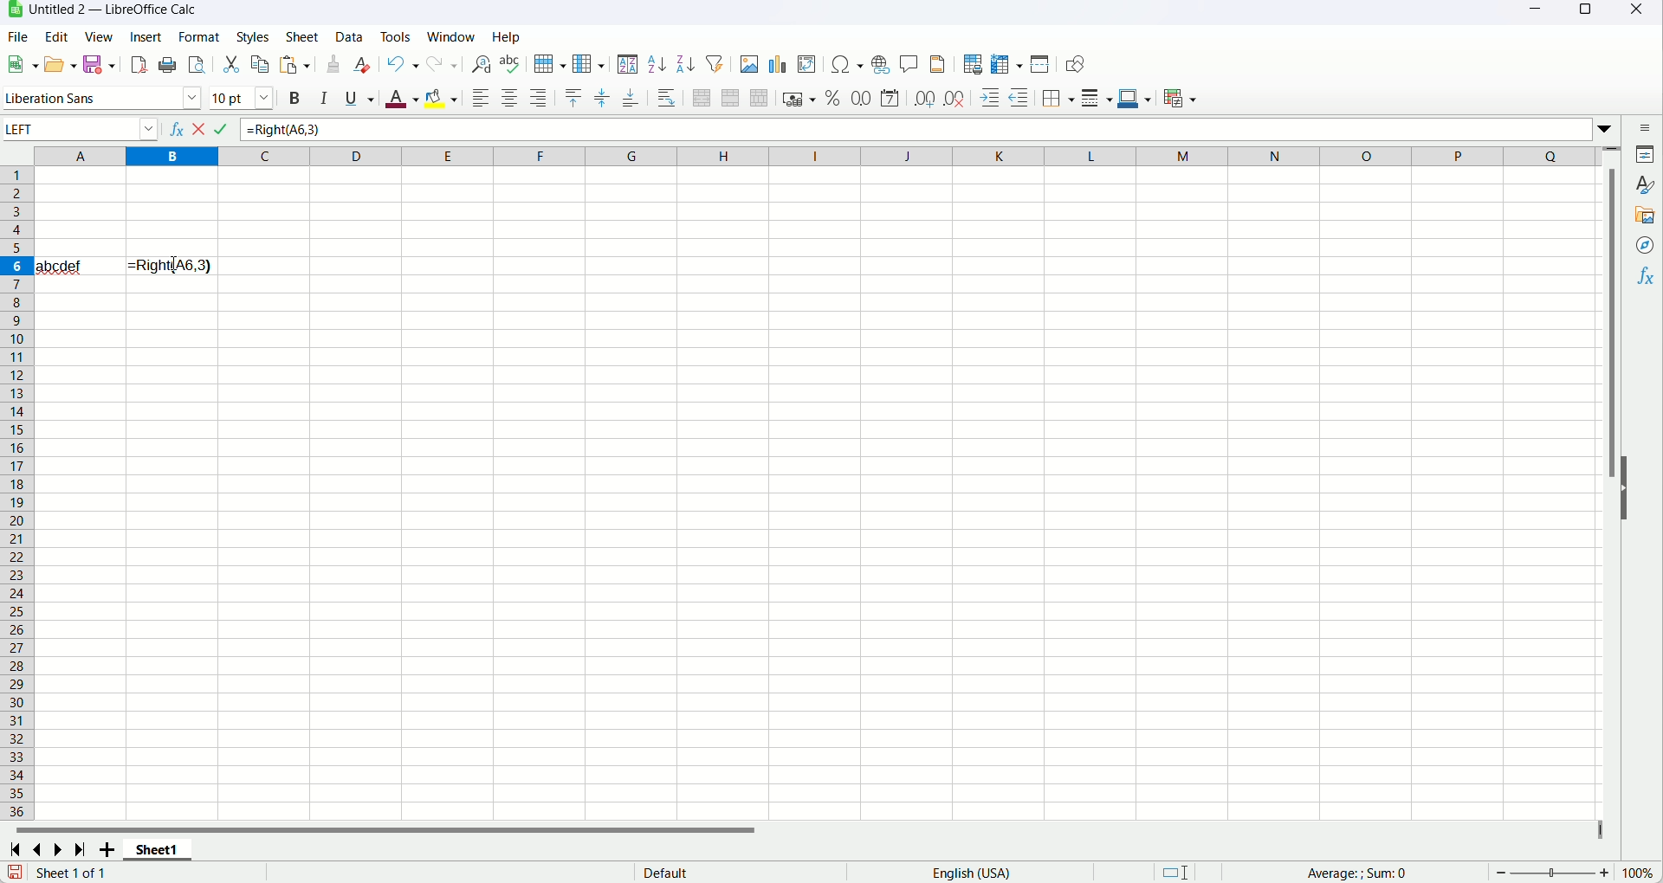 The image size is (1663, 883). Describe the element at coordinates (1642, 10) in the screenshot. I see `close` at that location.